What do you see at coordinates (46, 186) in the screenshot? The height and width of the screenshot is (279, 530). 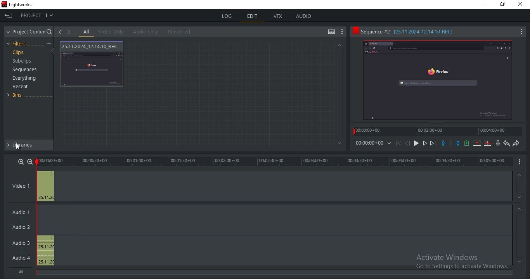 I see `video` at bounding box center [46, 186].